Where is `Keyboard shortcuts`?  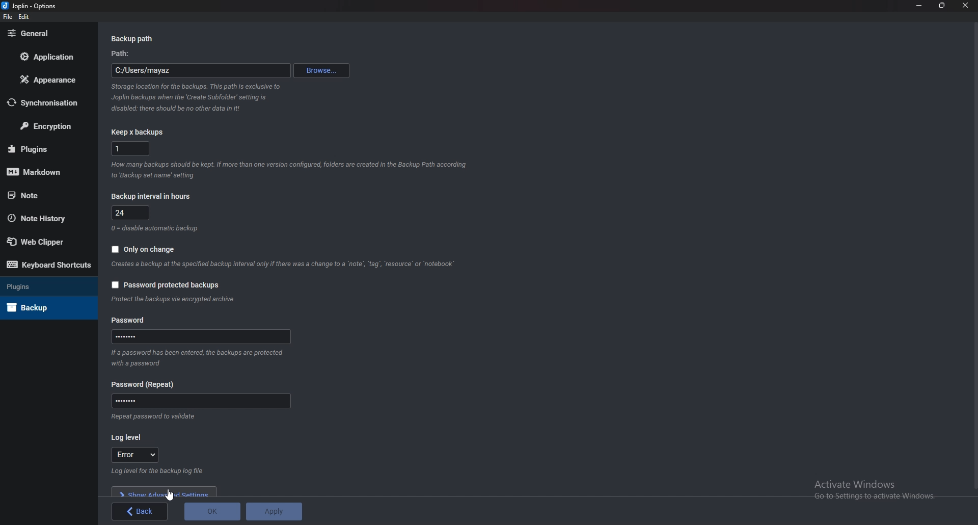
Keyboard shortcuts is located at coordinates (46, 265).